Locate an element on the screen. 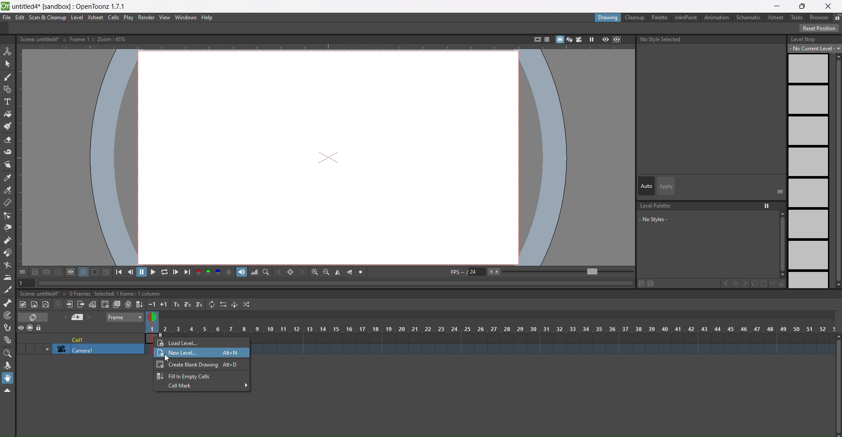  scroll bar is located at coordinates (780, 244).